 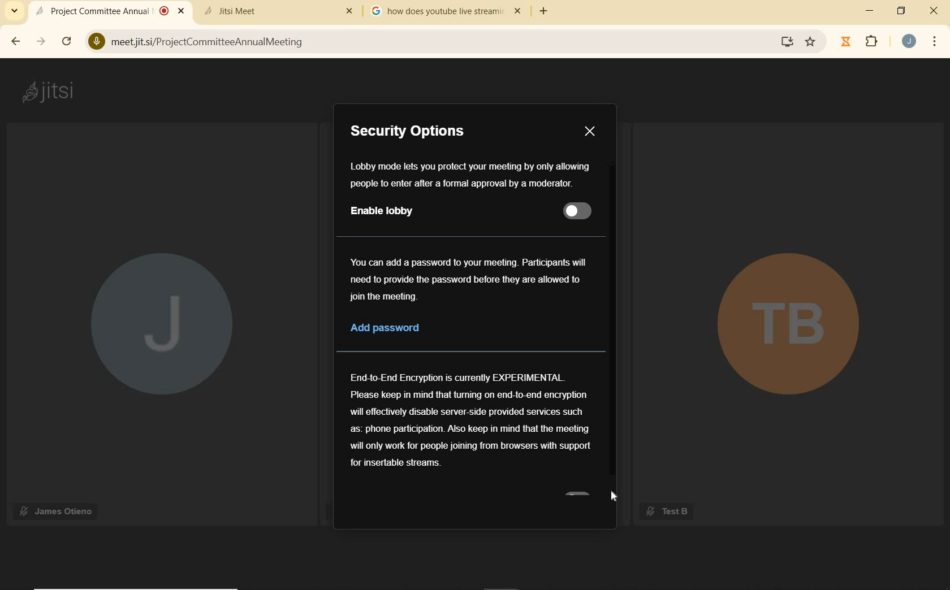 What do you see at coordinates (787, 42) in the screenshot?
I see `screen` at bounding box center [787, 42].